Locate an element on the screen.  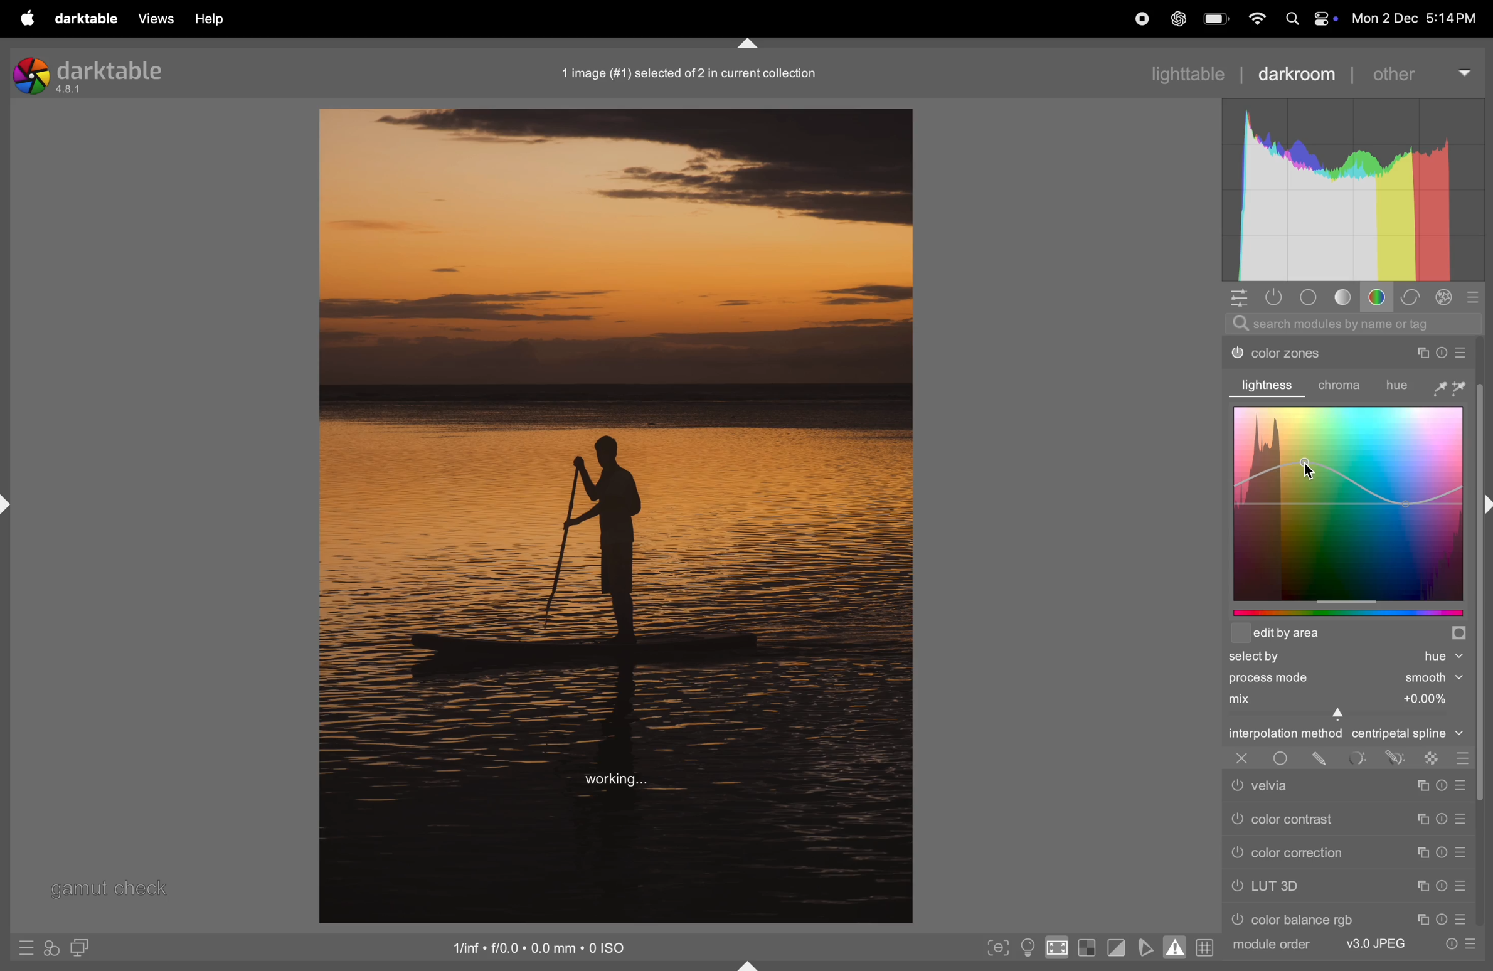
battery is located at coordinates (1216, 17).